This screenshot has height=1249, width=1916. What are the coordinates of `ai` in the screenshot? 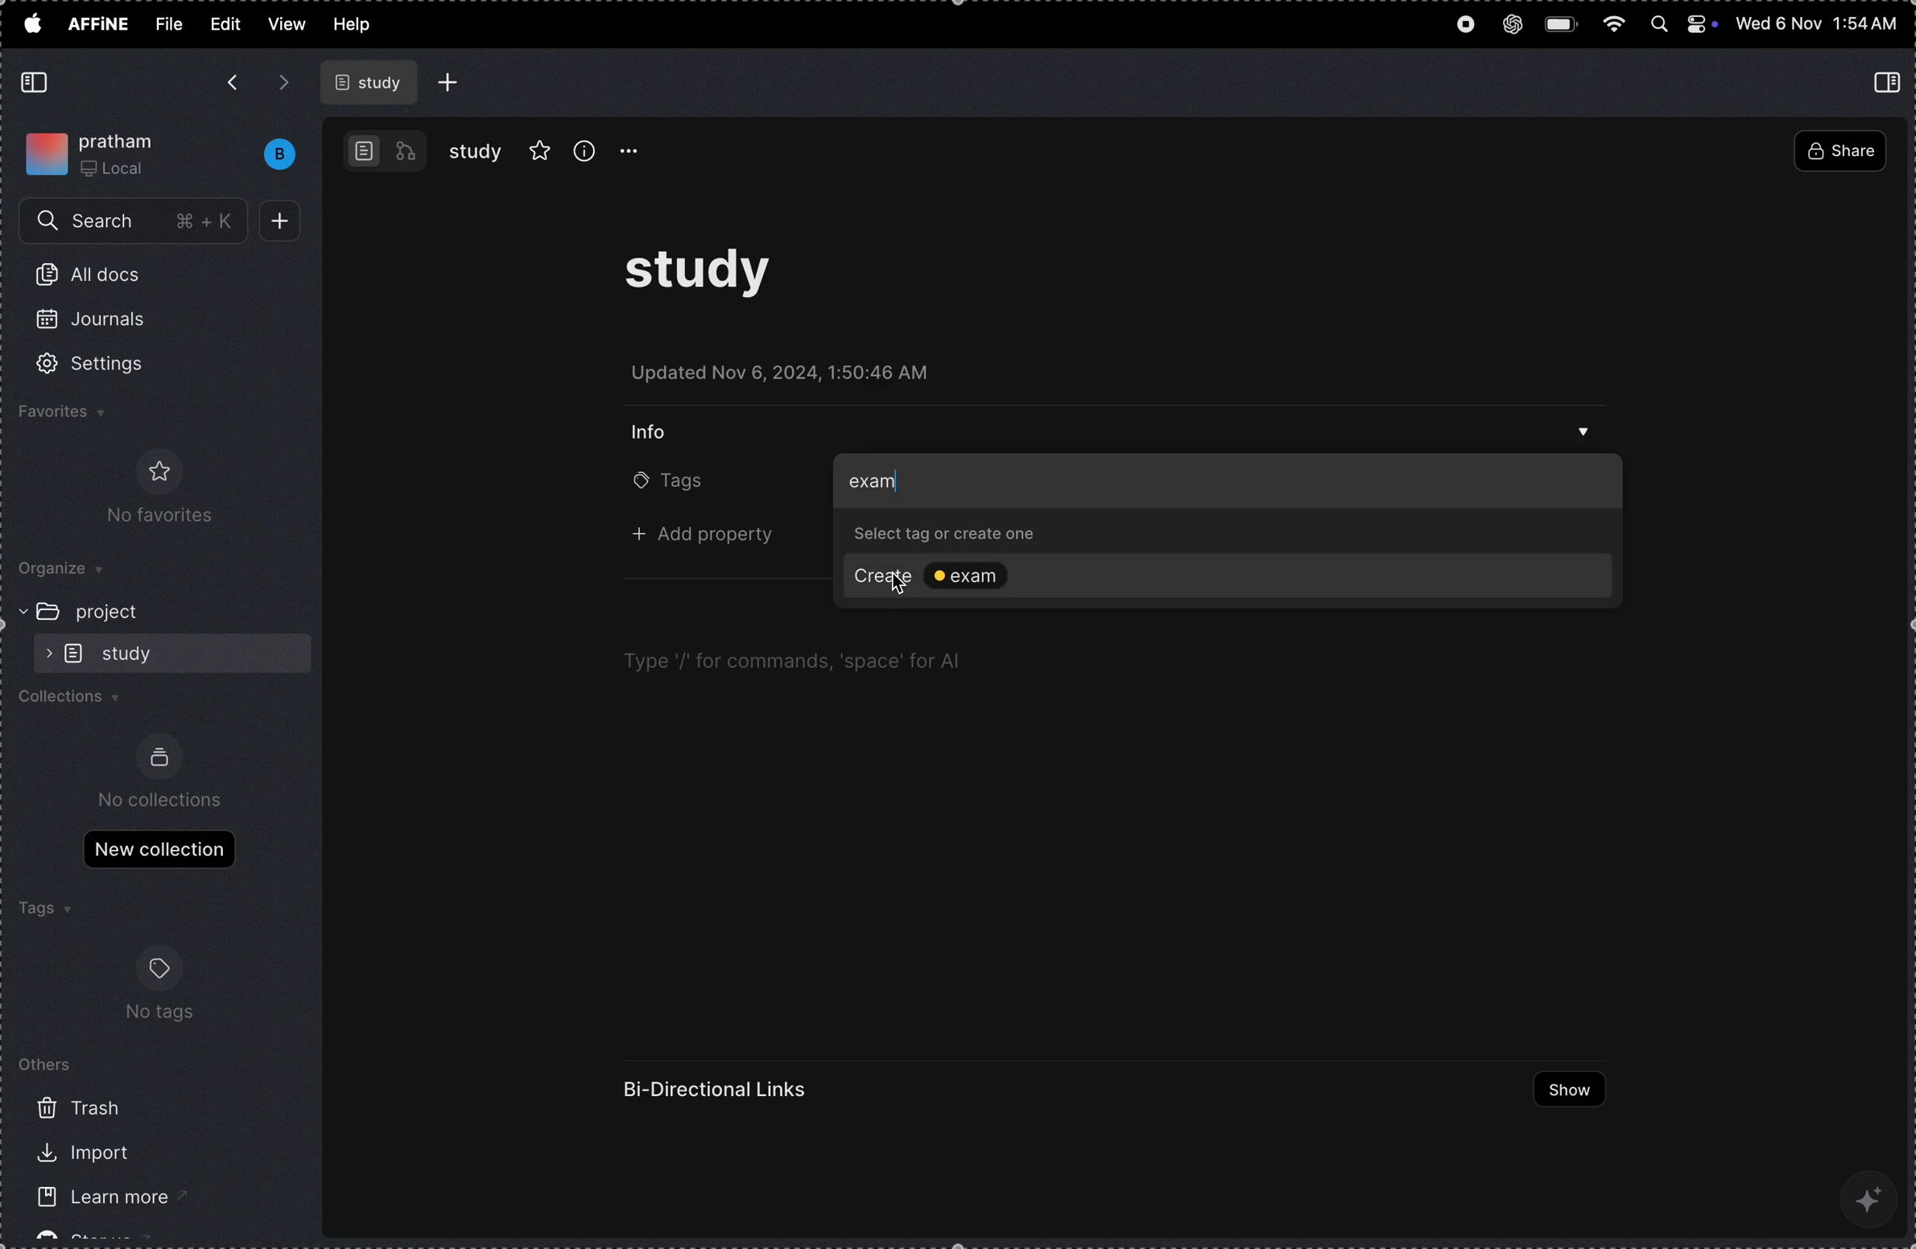 It's located at (1872, 1197).